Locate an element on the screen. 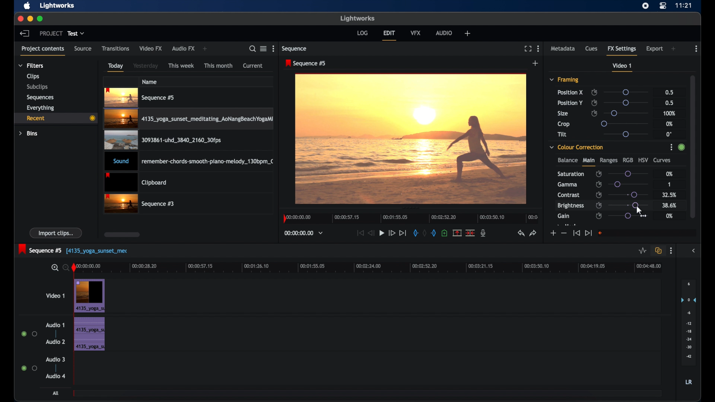 This screenshot has width=715, height=402. 0% is located at coordinates (668, 124).